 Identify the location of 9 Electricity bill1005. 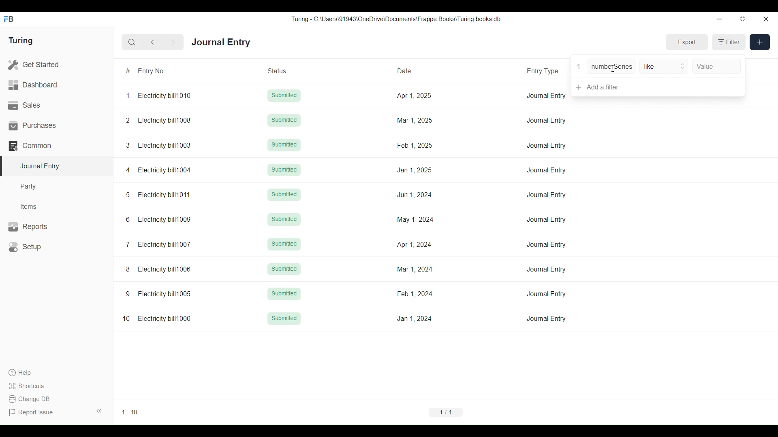
(159, 294).